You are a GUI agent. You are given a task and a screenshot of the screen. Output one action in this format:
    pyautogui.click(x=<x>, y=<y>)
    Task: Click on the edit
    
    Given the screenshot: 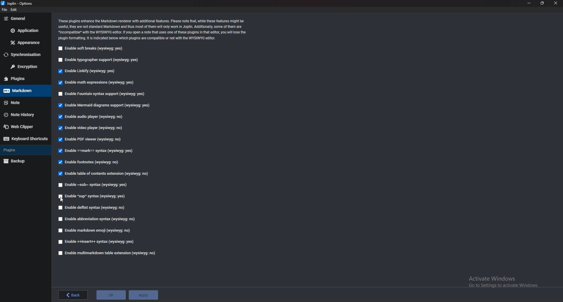 What is the action you would take?
    pyautogui.click(x=17, y=9)
    